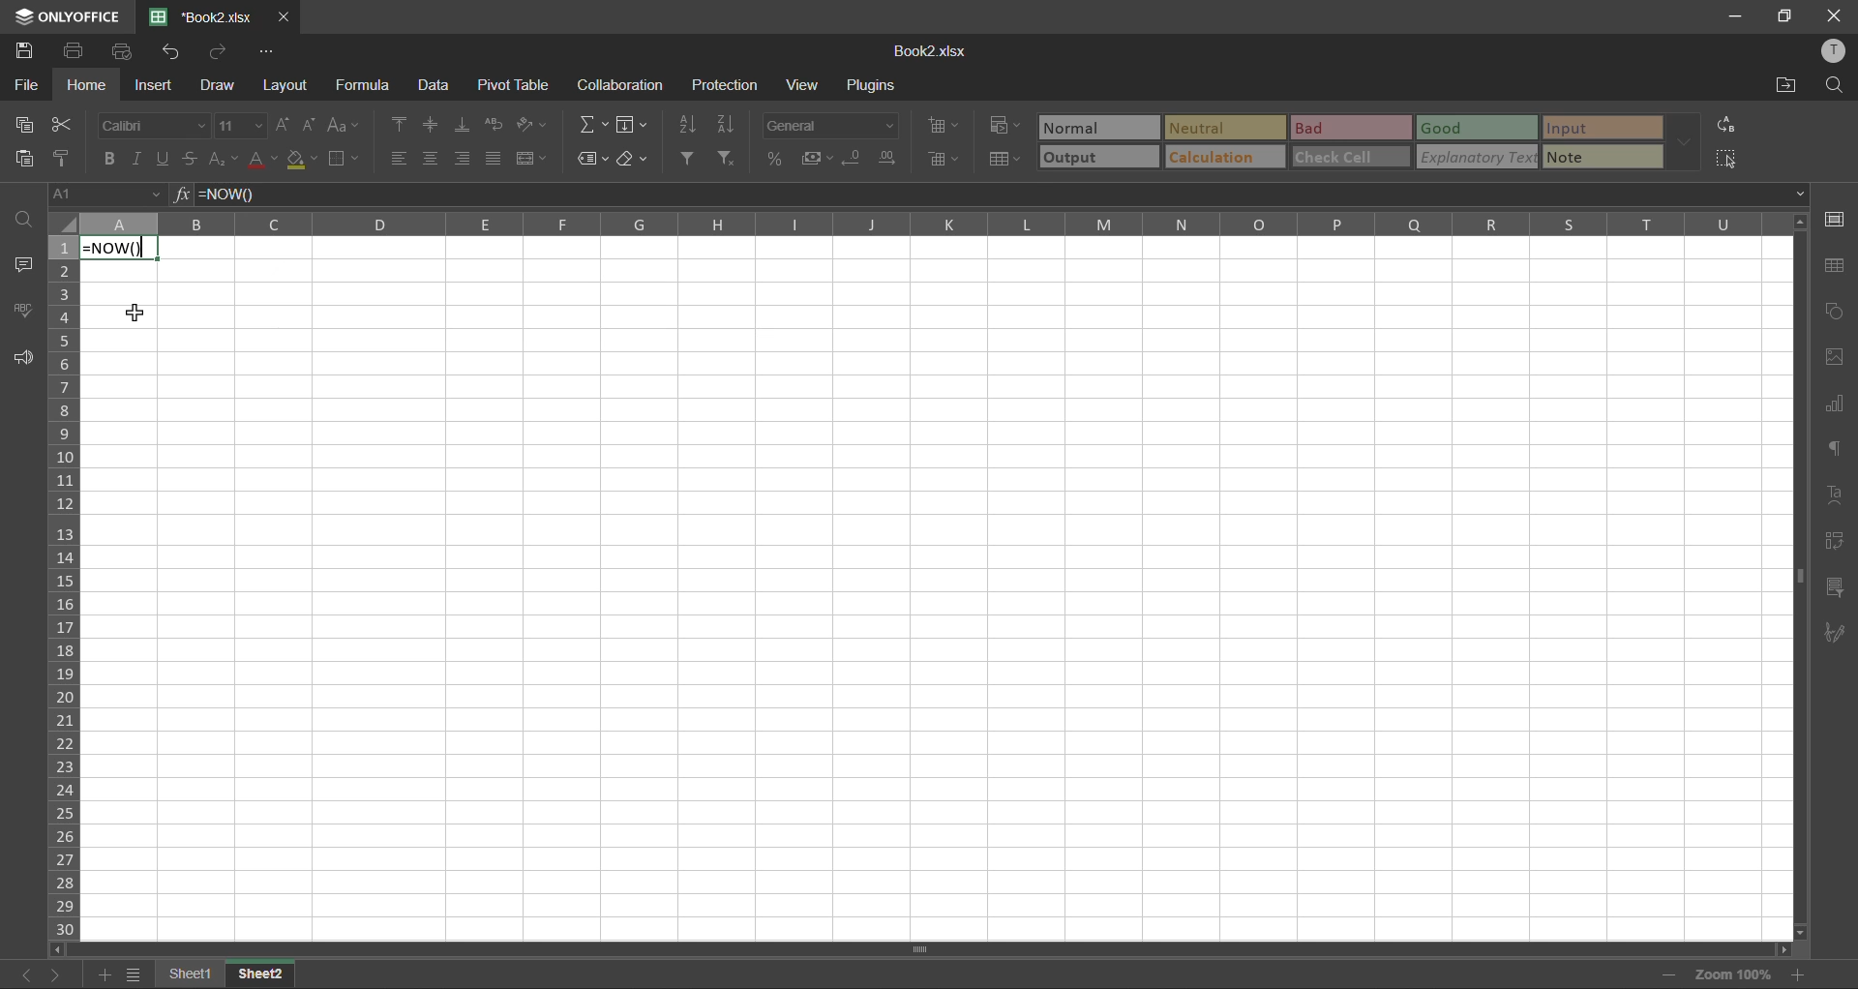  Describe the element at coordinates (1831, 635) in the screenshot. I see `signature` at that location.